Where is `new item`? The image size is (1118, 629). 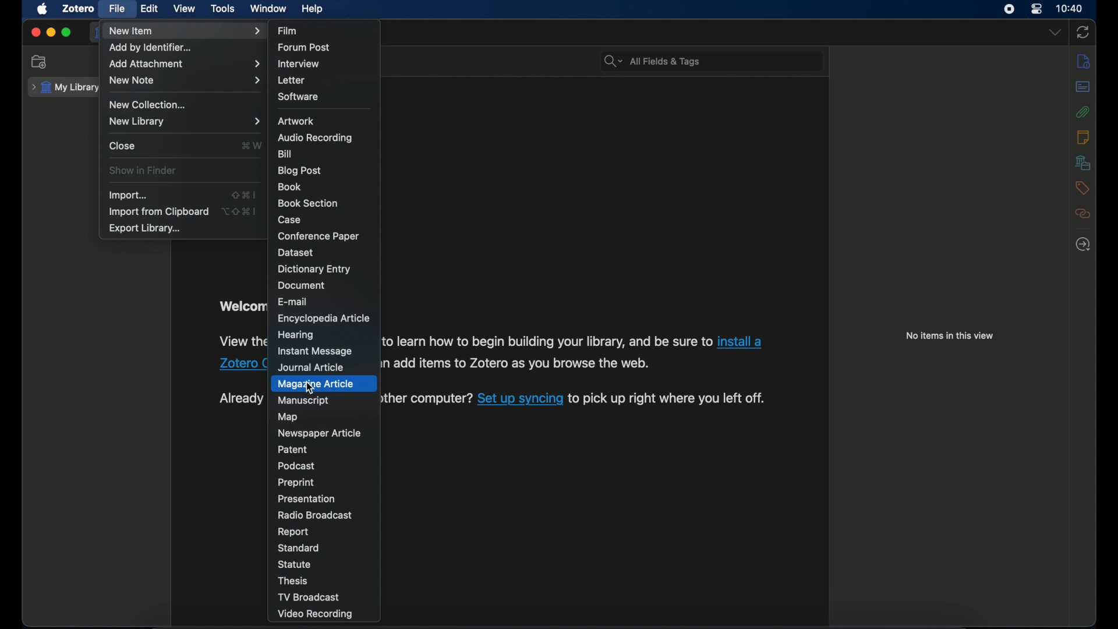 new item is located at coordinates (185, 31).